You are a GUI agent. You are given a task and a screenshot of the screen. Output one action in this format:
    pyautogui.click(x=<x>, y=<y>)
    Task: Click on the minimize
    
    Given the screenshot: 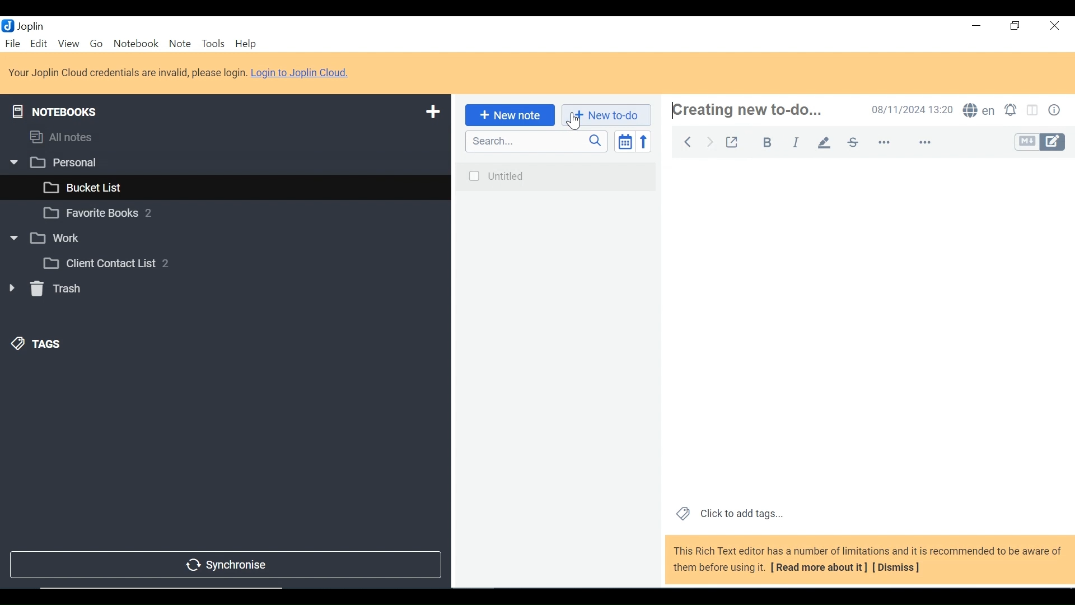 What is the action you would take?
    pyautogui.click(x=976, y=27)
    